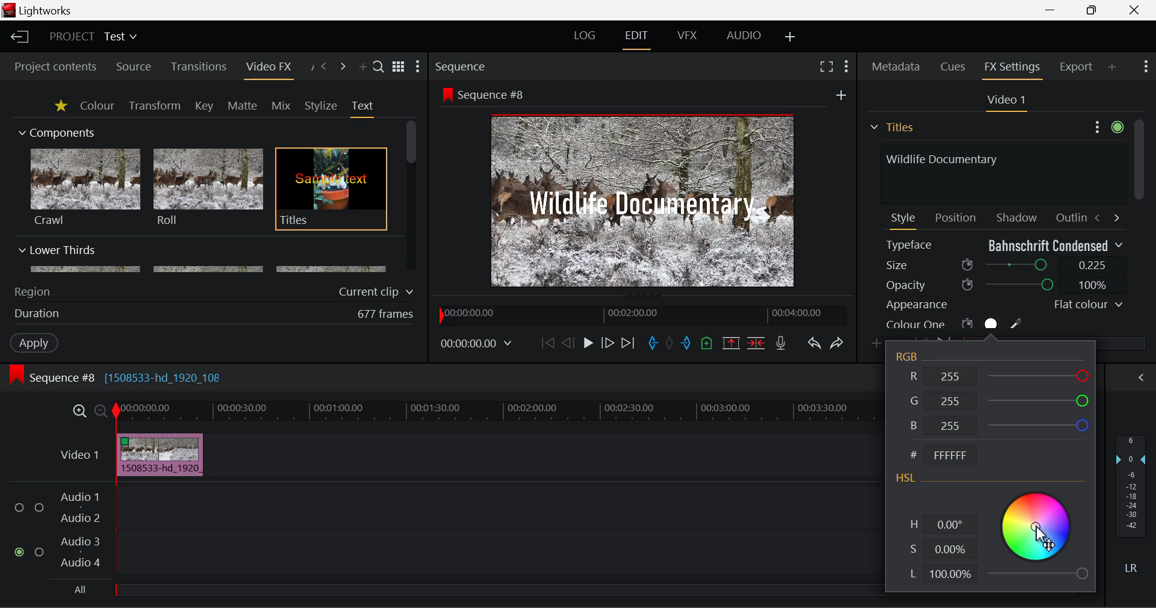 This screenshot has width=1156, height=608. Describe the element at coordinates (21, 553) in the screenshot. I see `checked checkbox` at that location.